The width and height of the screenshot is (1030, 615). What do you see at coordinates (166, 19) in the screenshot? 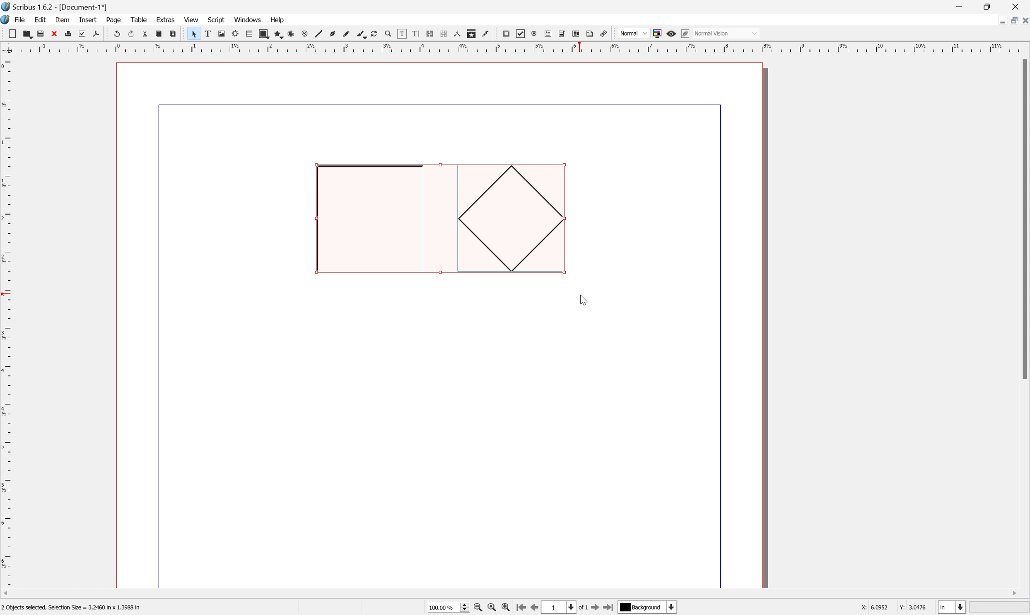
I see `extras` at bounding box center [166, 19].